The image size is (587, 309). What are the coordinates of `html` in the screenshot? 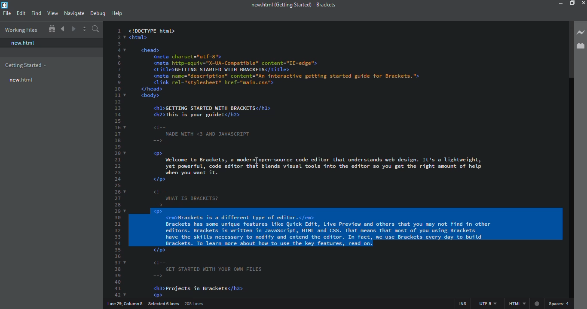 It's located at (522, 303).